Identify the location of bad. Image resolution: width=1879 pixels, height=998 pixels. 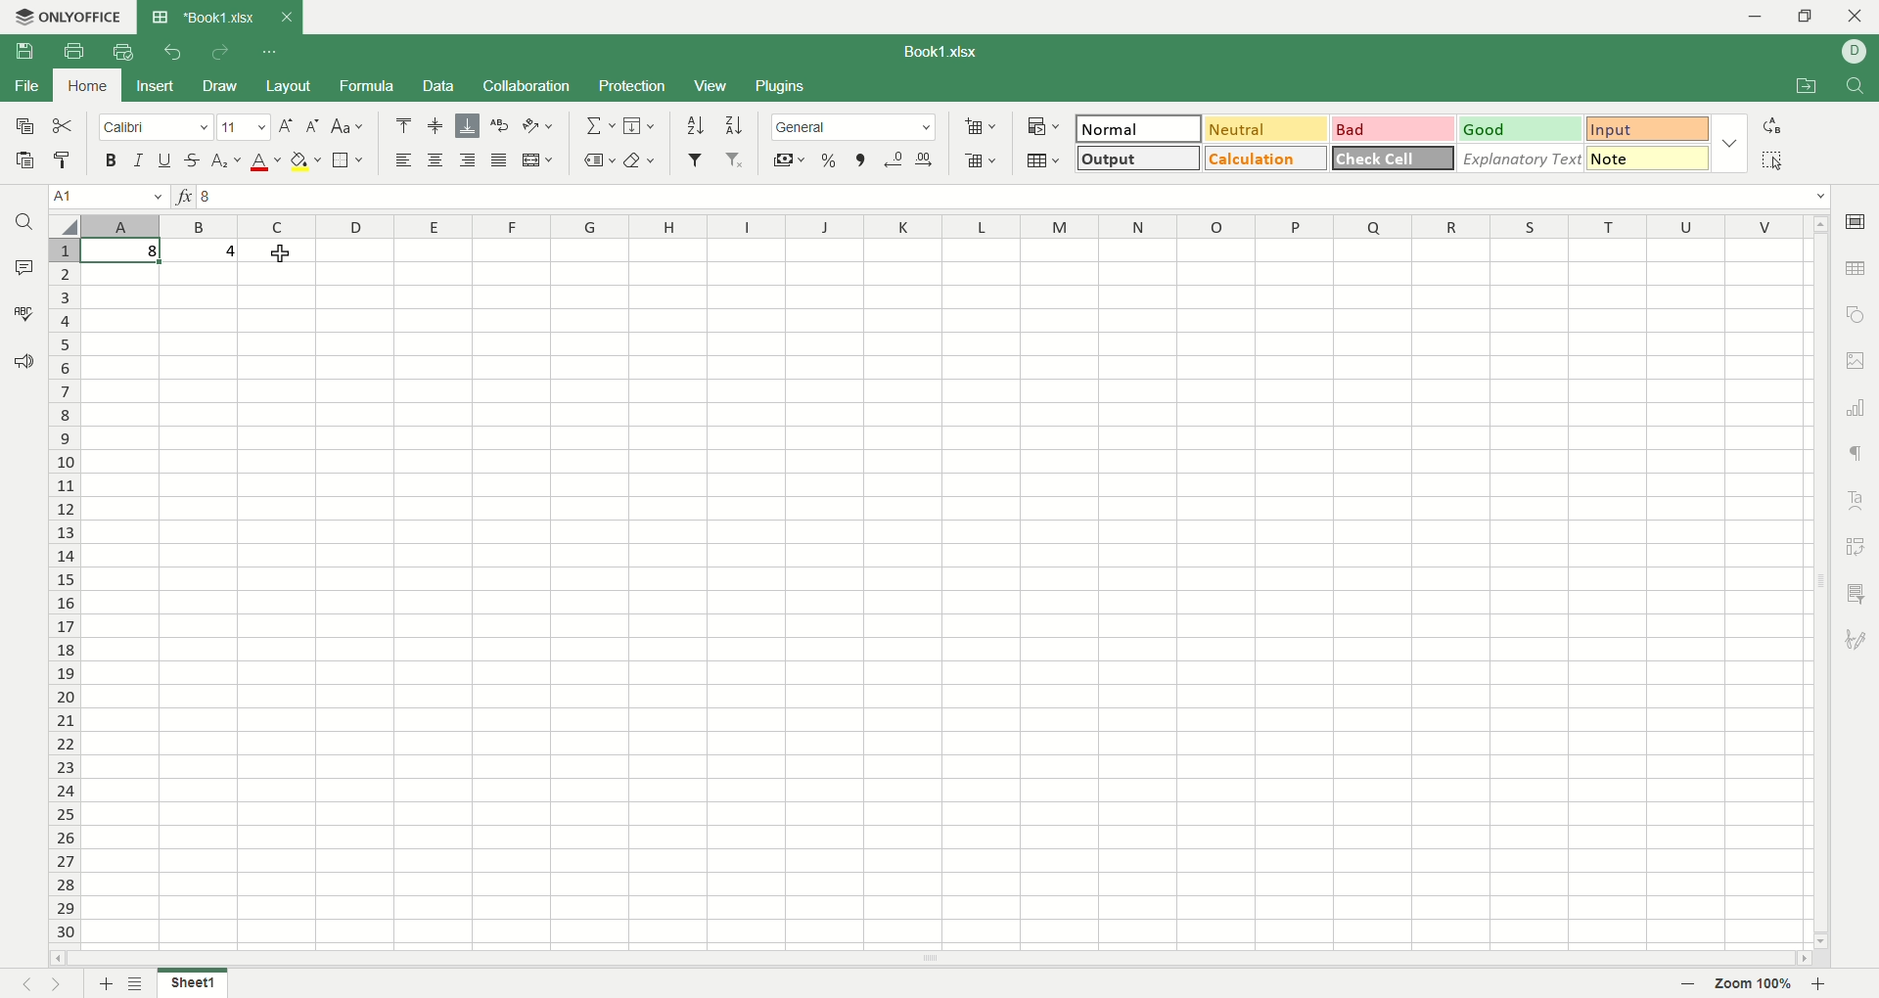
(1392, 127).